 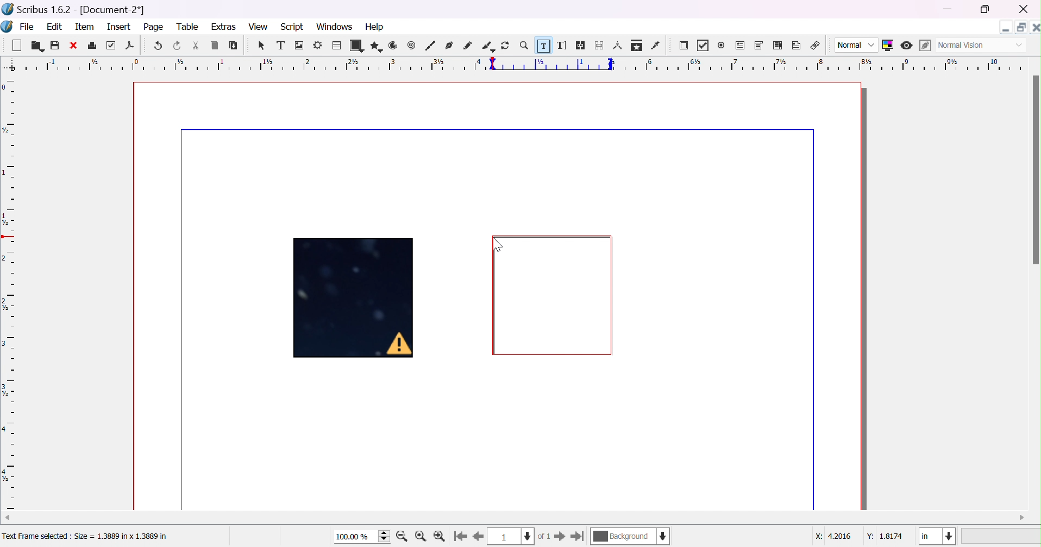 I want to click on script, so click(x=292, y=27).